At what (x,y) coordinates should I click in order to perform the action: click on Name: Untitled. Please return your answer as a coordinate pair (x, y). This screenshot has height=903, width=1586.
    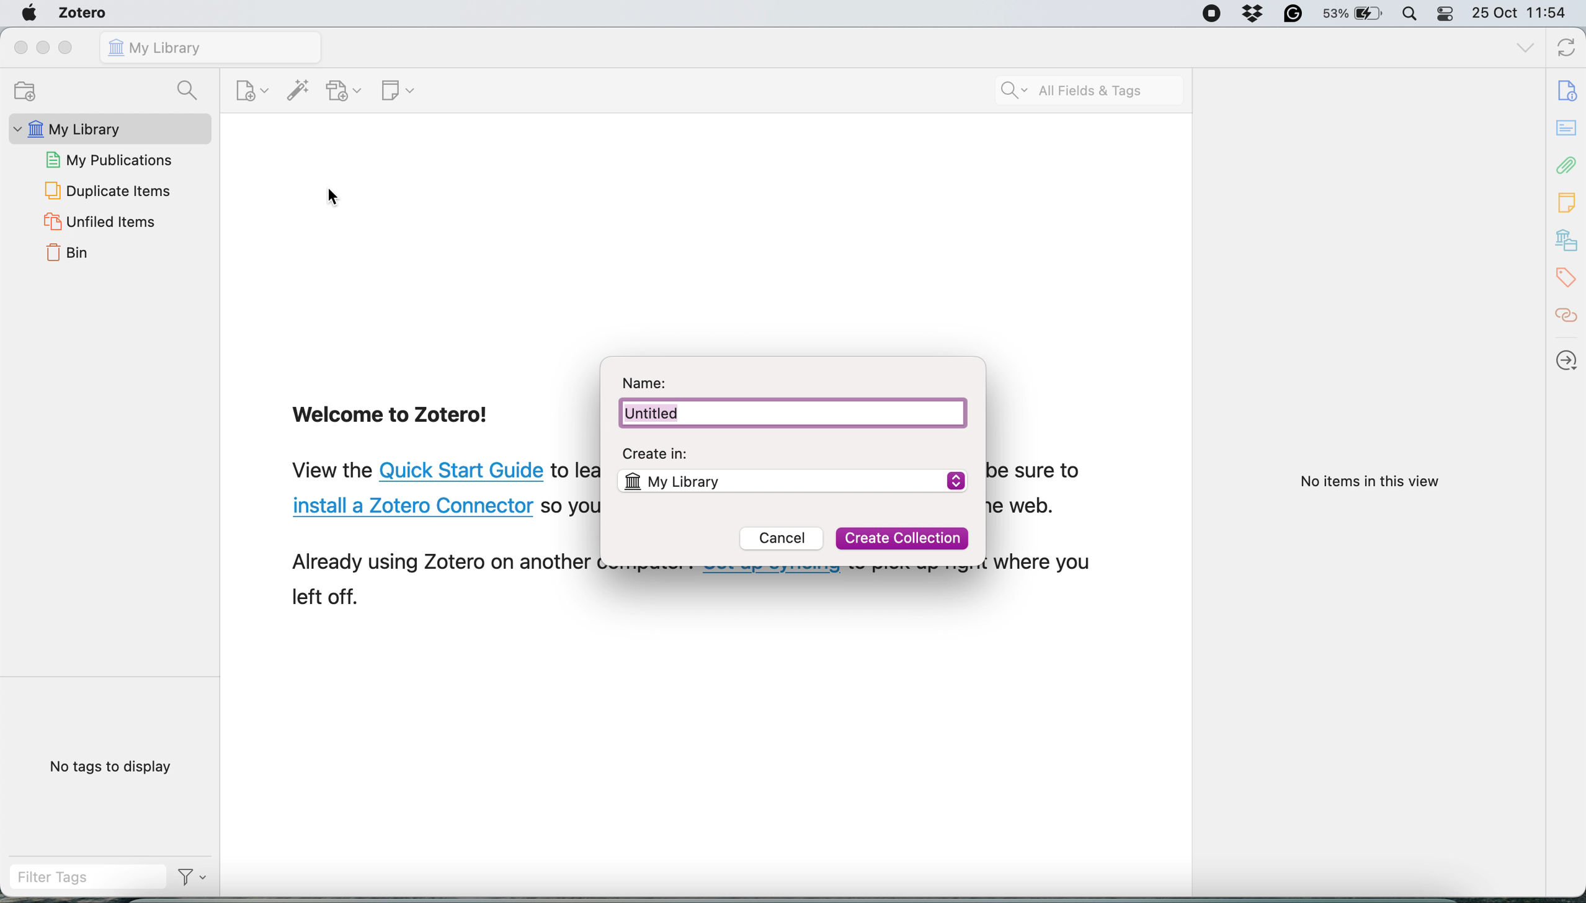
    Looking at the image, I should click on (793, 401).